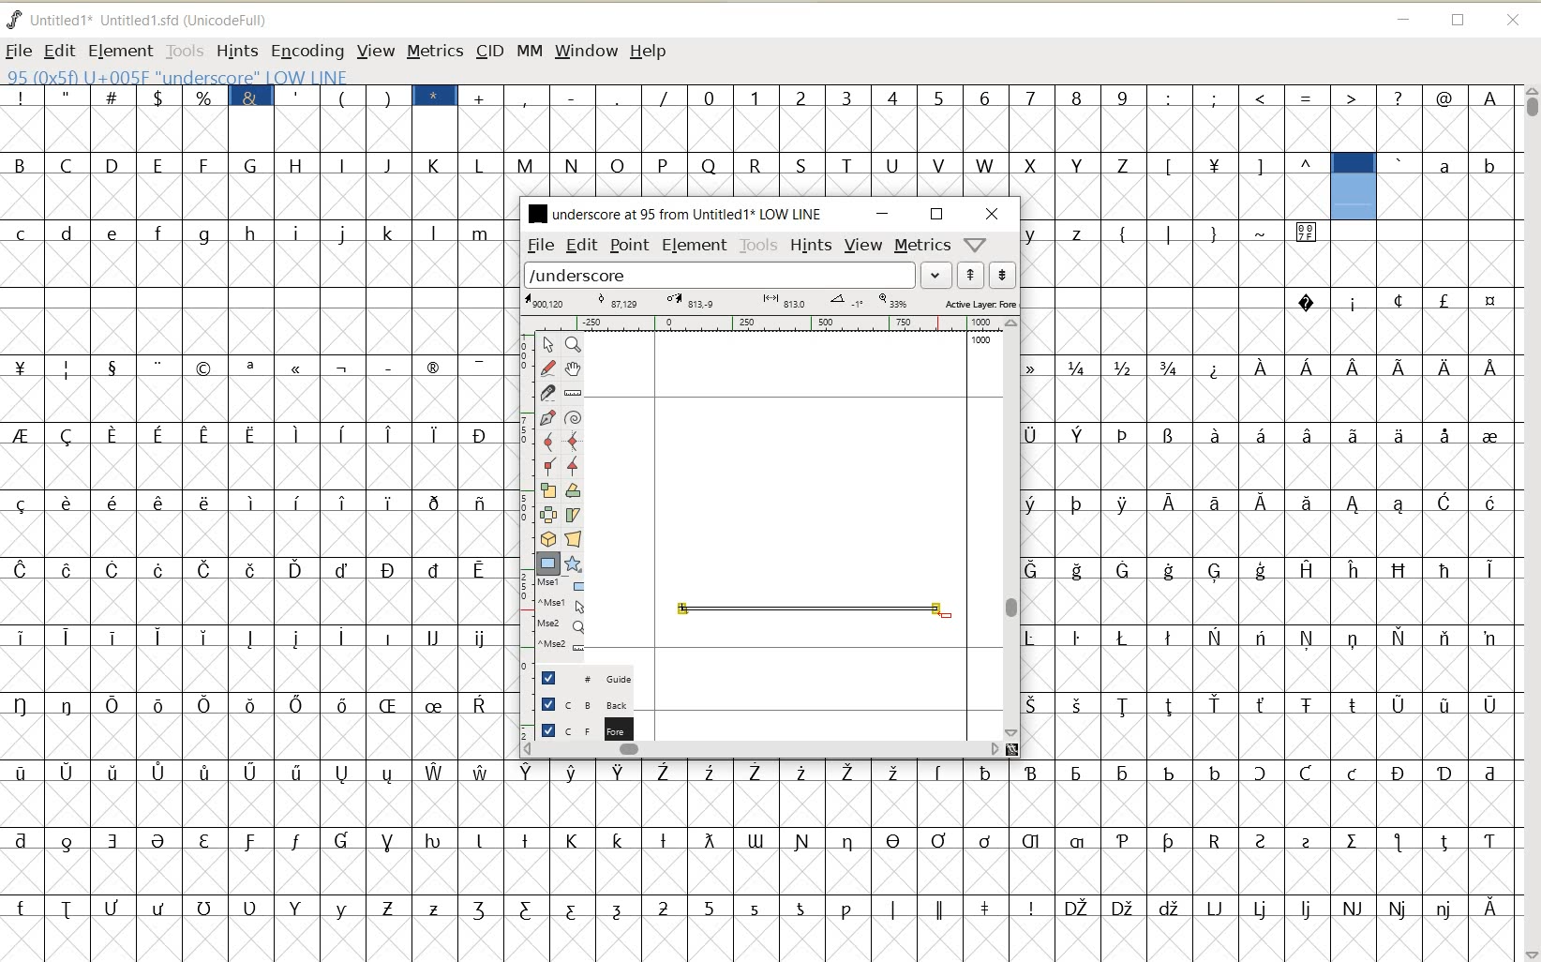 This screenshot has height=962, width=1541. Describe the element at coordinates (884, 214) in the screenshot. I see `MINIMIZE` at that location.